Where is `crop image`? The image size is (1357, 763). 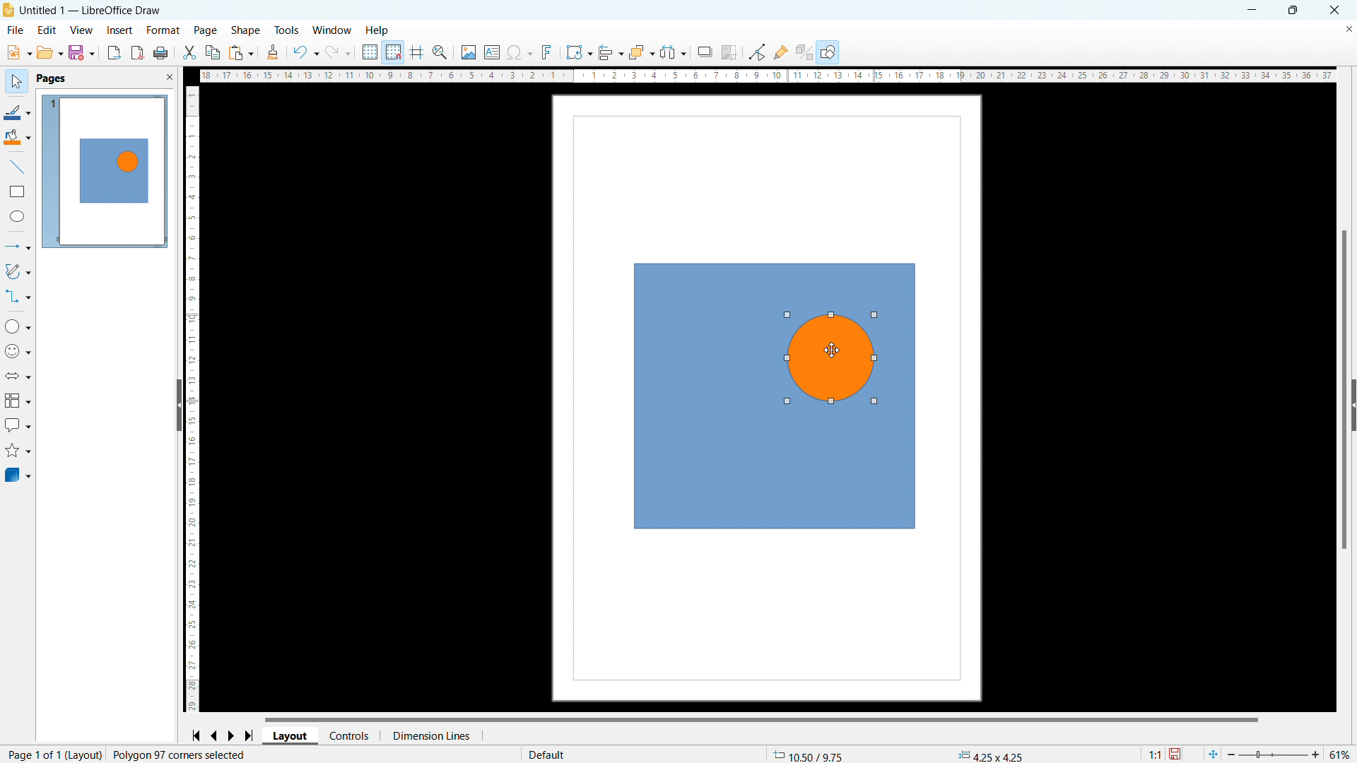
crop image is located at coordinates (729, 52).